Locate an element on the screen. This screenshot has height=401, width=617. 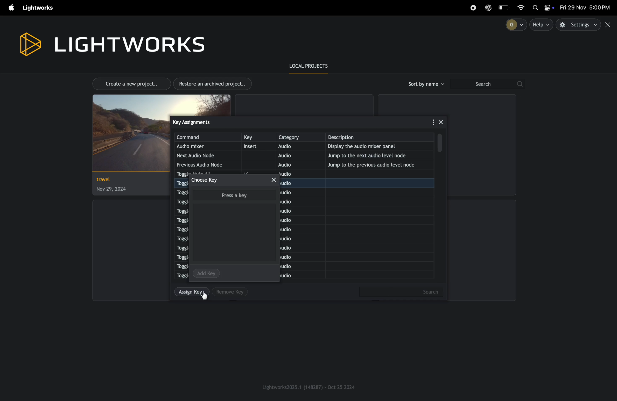
local prroject is located at coordinates (312, 67).